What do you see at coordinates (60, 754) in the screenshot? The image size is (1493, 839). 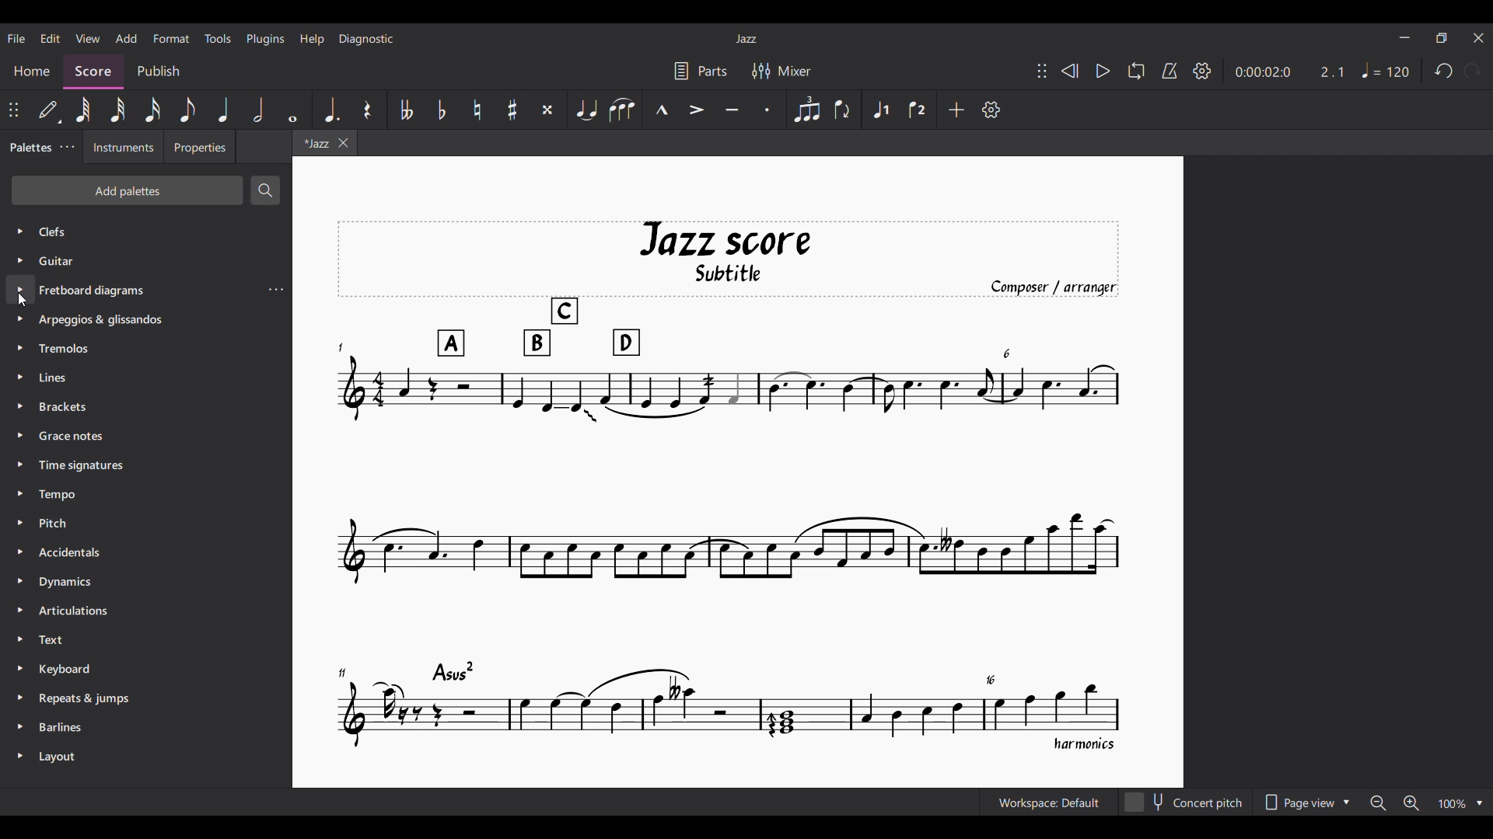 I see `Layouts` at bounding box center [60, 754].